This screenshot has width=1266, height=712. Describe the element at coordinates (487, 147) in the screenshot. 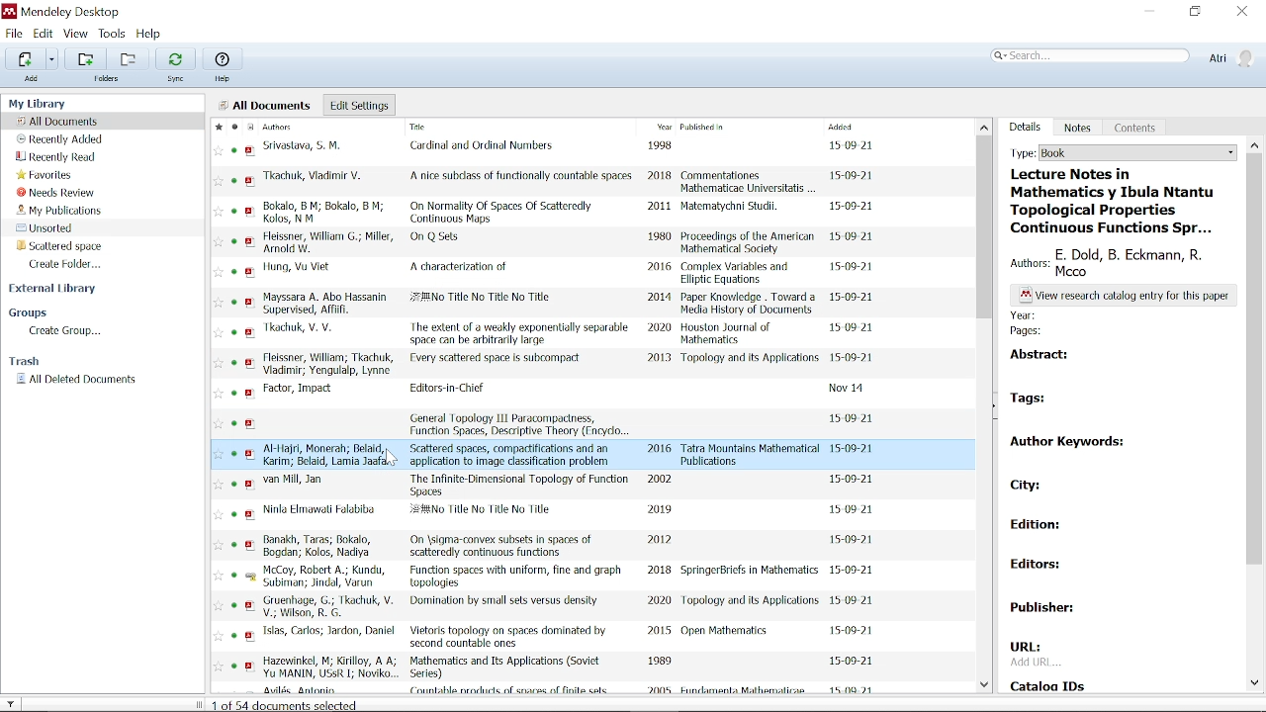

I see `title` at that location.